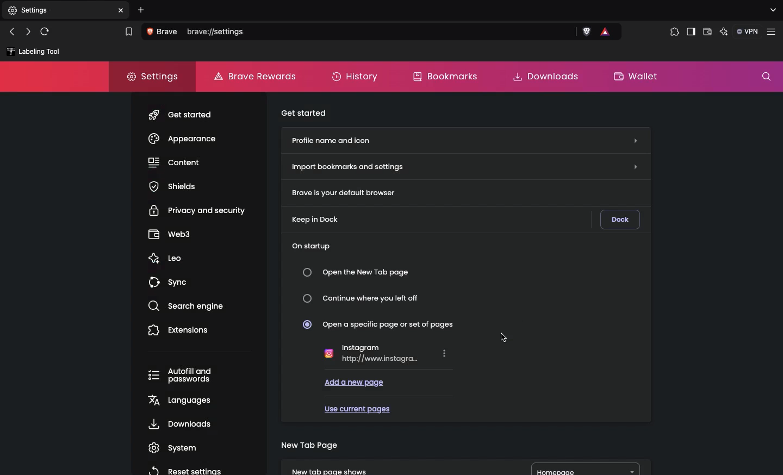  Describe the element at coordinates (690, 33) in the screenshot. I see `Sidebar` at that location.